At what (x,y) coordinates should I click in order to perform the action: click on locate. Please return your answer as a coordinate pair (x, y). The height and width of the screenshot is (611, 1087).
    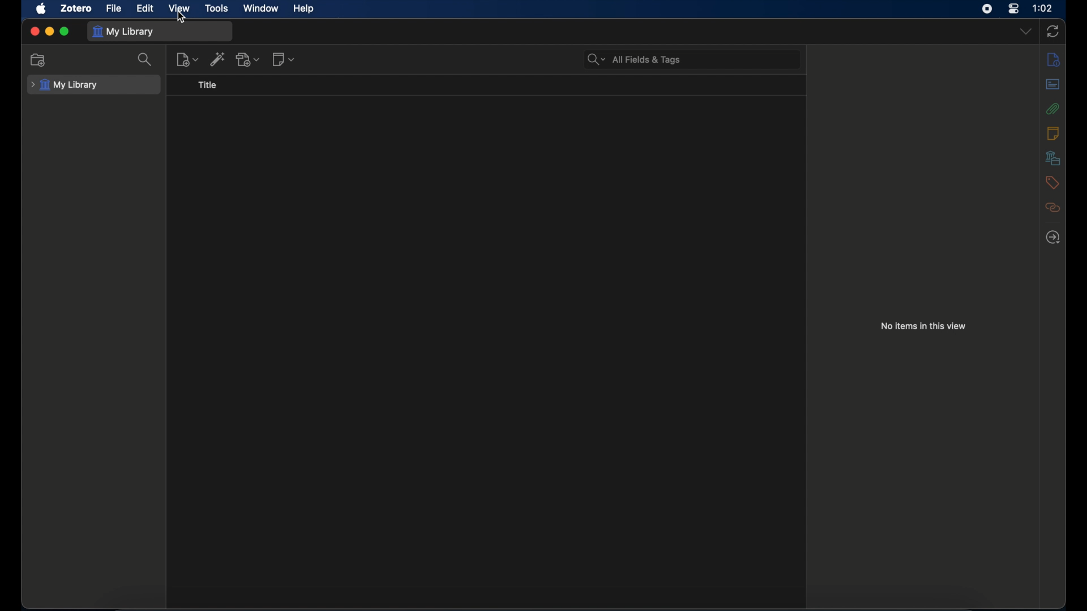
    Looking at the image, I should click on (1054, 237).